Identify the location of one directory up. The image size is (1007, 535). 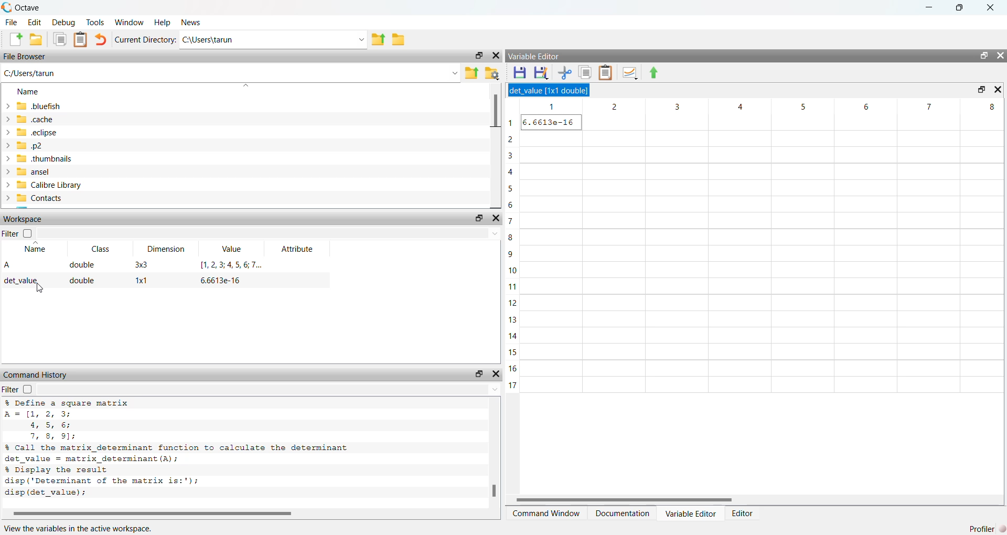
(471, 72).